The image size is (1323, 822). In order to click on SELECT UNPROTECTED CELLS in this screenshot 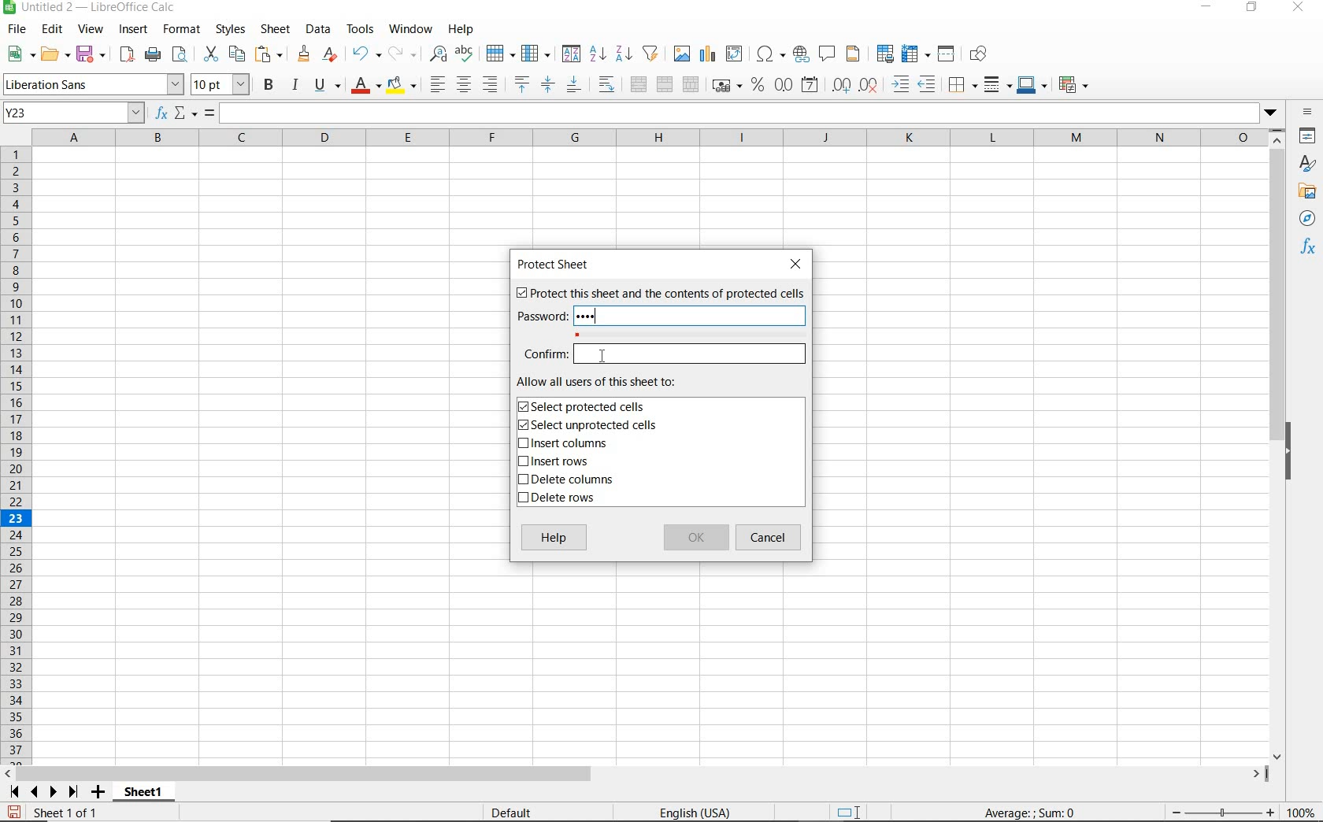, I will do `click(590, 426)`.